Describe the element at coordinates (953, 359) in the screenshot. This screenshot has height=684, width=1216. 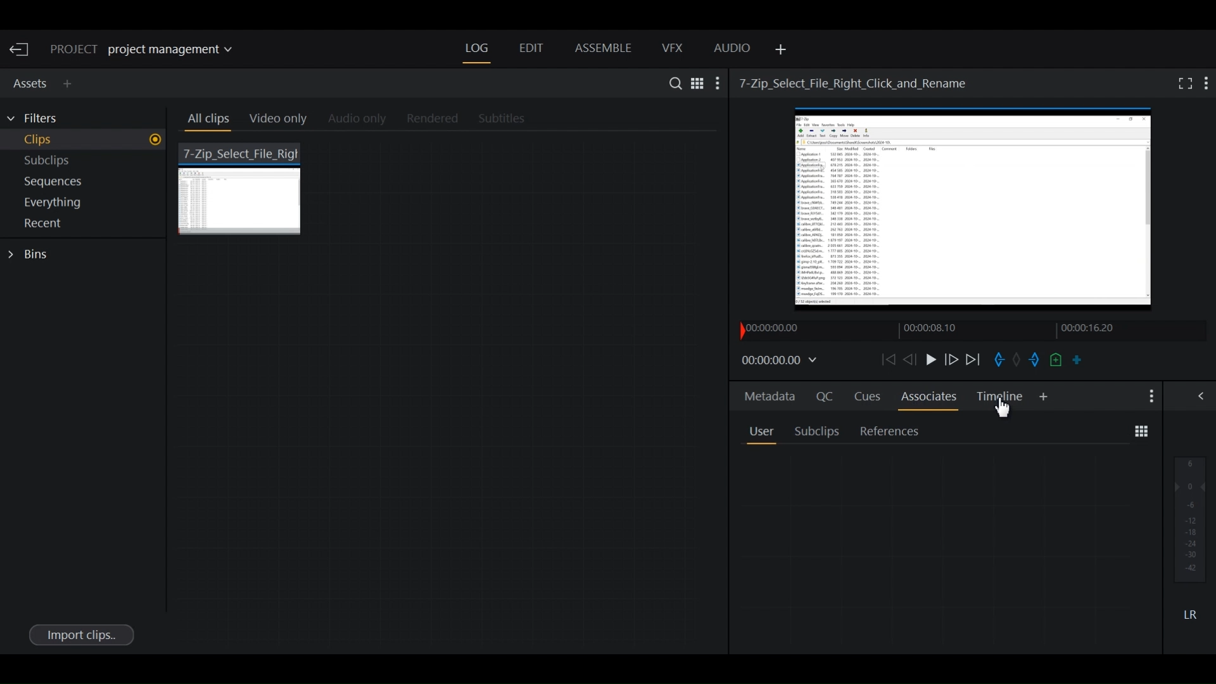
I see `Nudge frame forward` at that location.